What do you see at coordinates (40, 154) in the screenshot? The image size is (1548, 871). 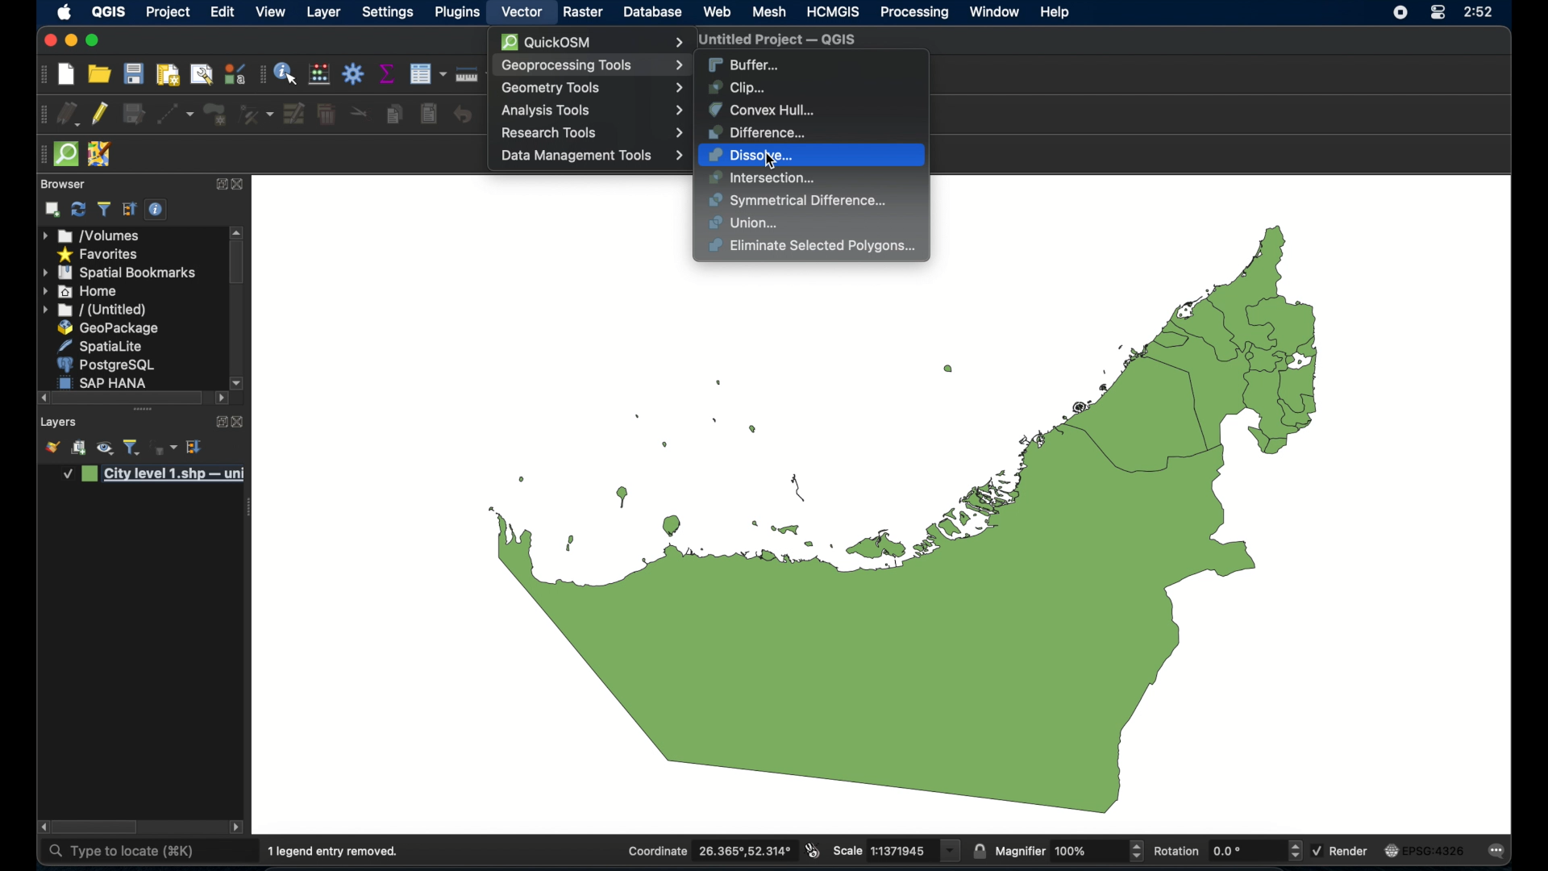 I see `drag handle` at bounding box center [40, 154].